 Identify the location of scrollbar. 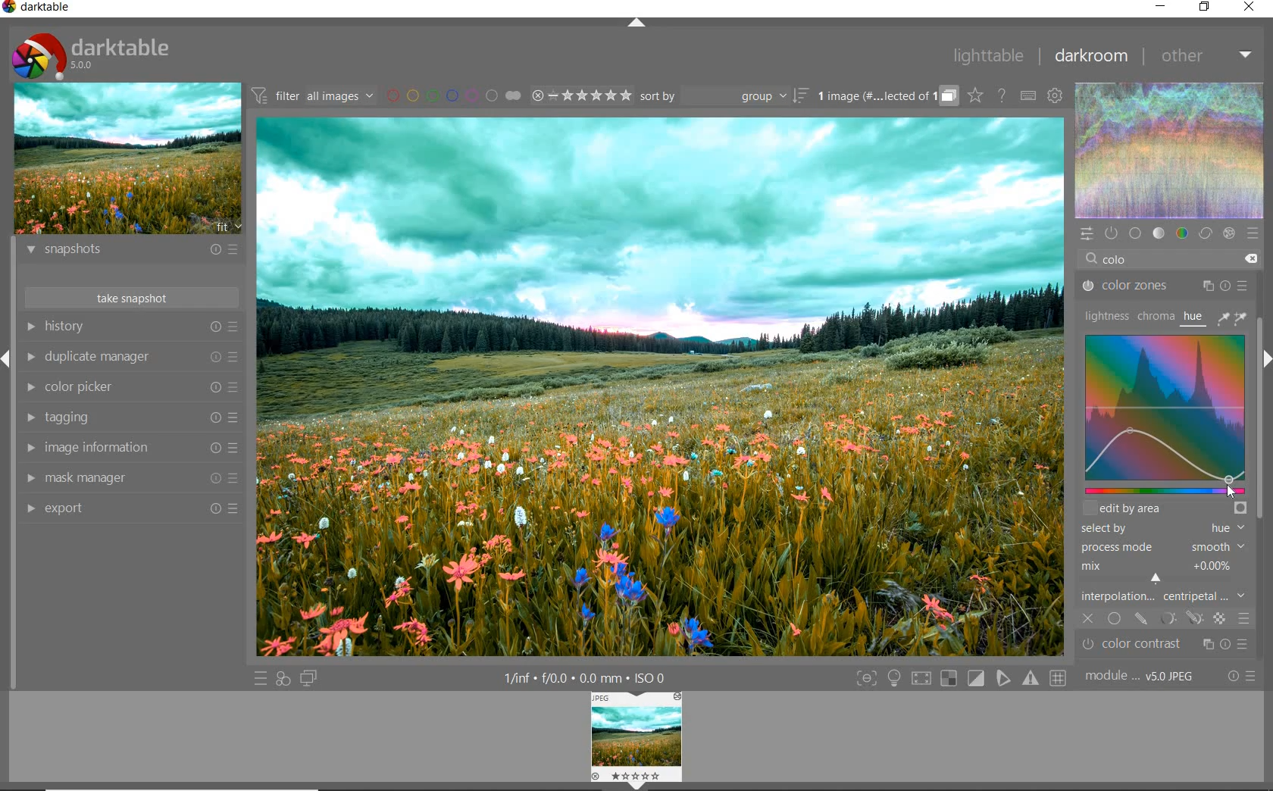
(1259, 478).